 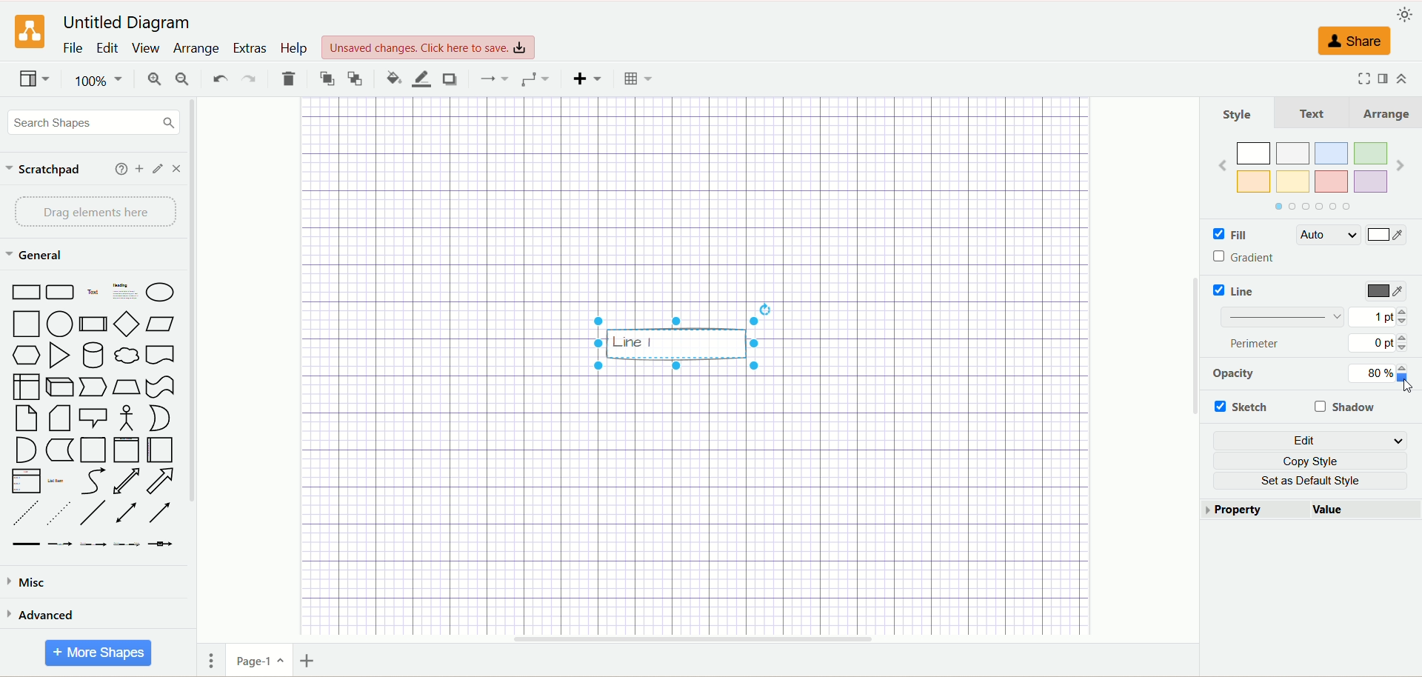 What do you see at coordinates (124, 291) in the screenshot?
I see `Textbox` at bounding box center [124, 291].